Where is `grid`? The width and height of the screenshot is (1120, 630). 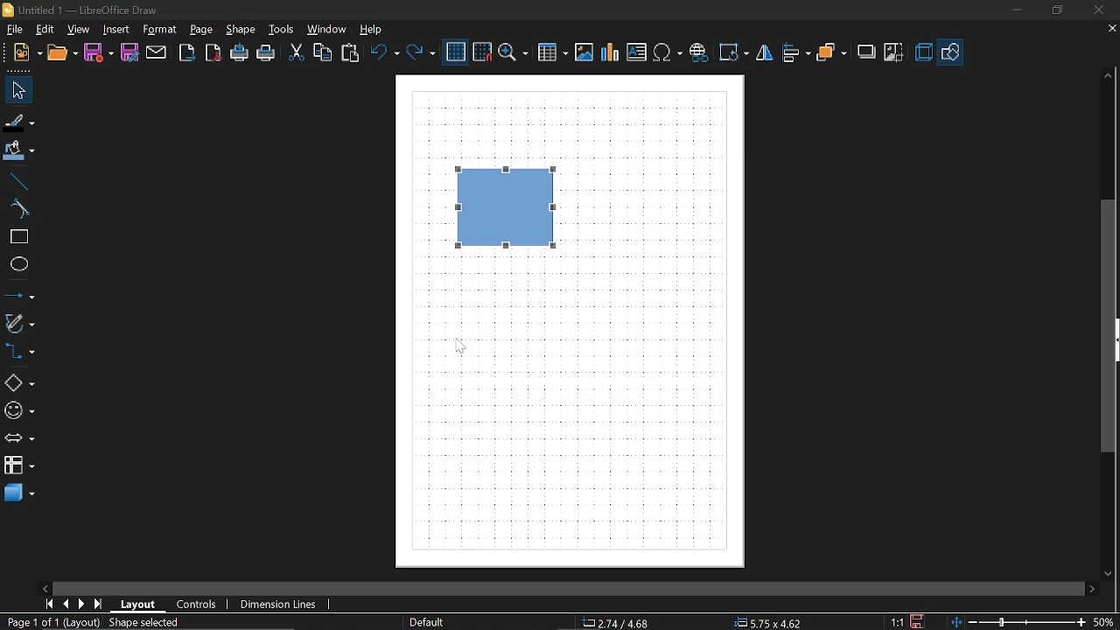 grid is located at coordinates (456, 52).